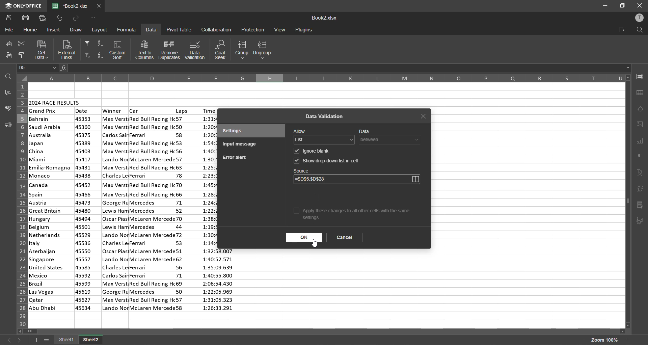 Image resolution: width=648 pixels, height=345 pixels. I want to click on date, so click(82, 111).